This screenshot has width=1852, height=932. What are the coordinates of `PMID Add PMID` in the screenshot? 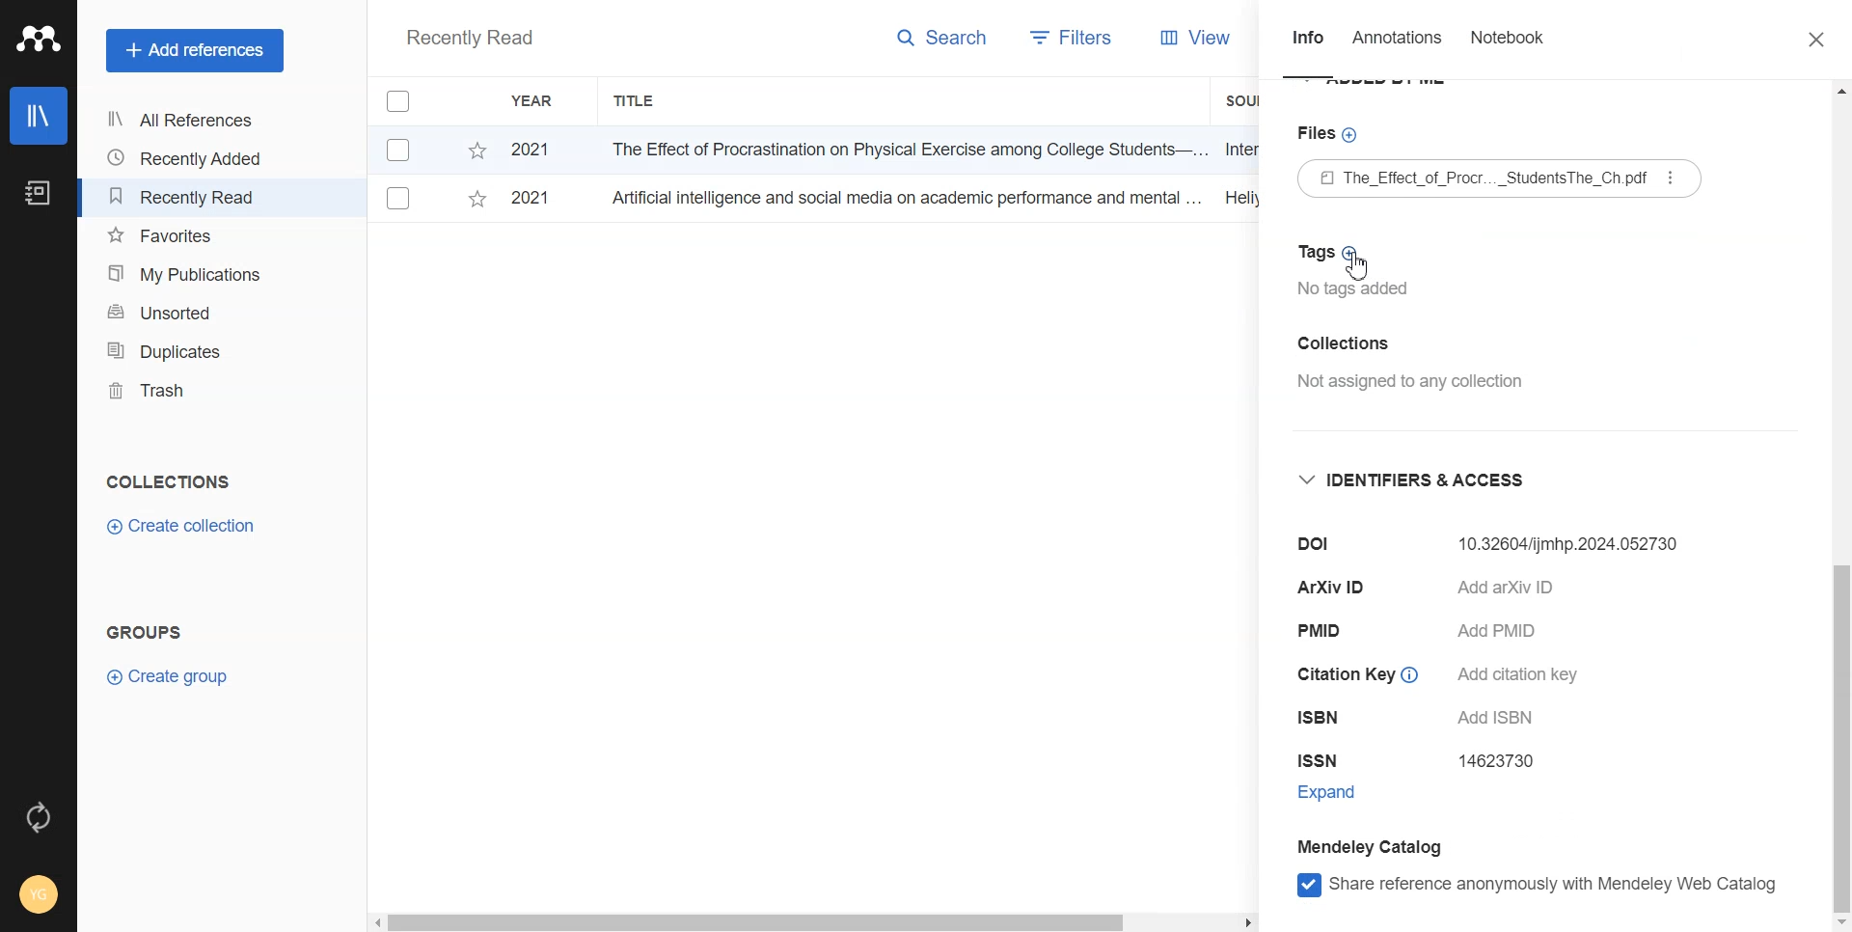 It's located at (1426, 634).